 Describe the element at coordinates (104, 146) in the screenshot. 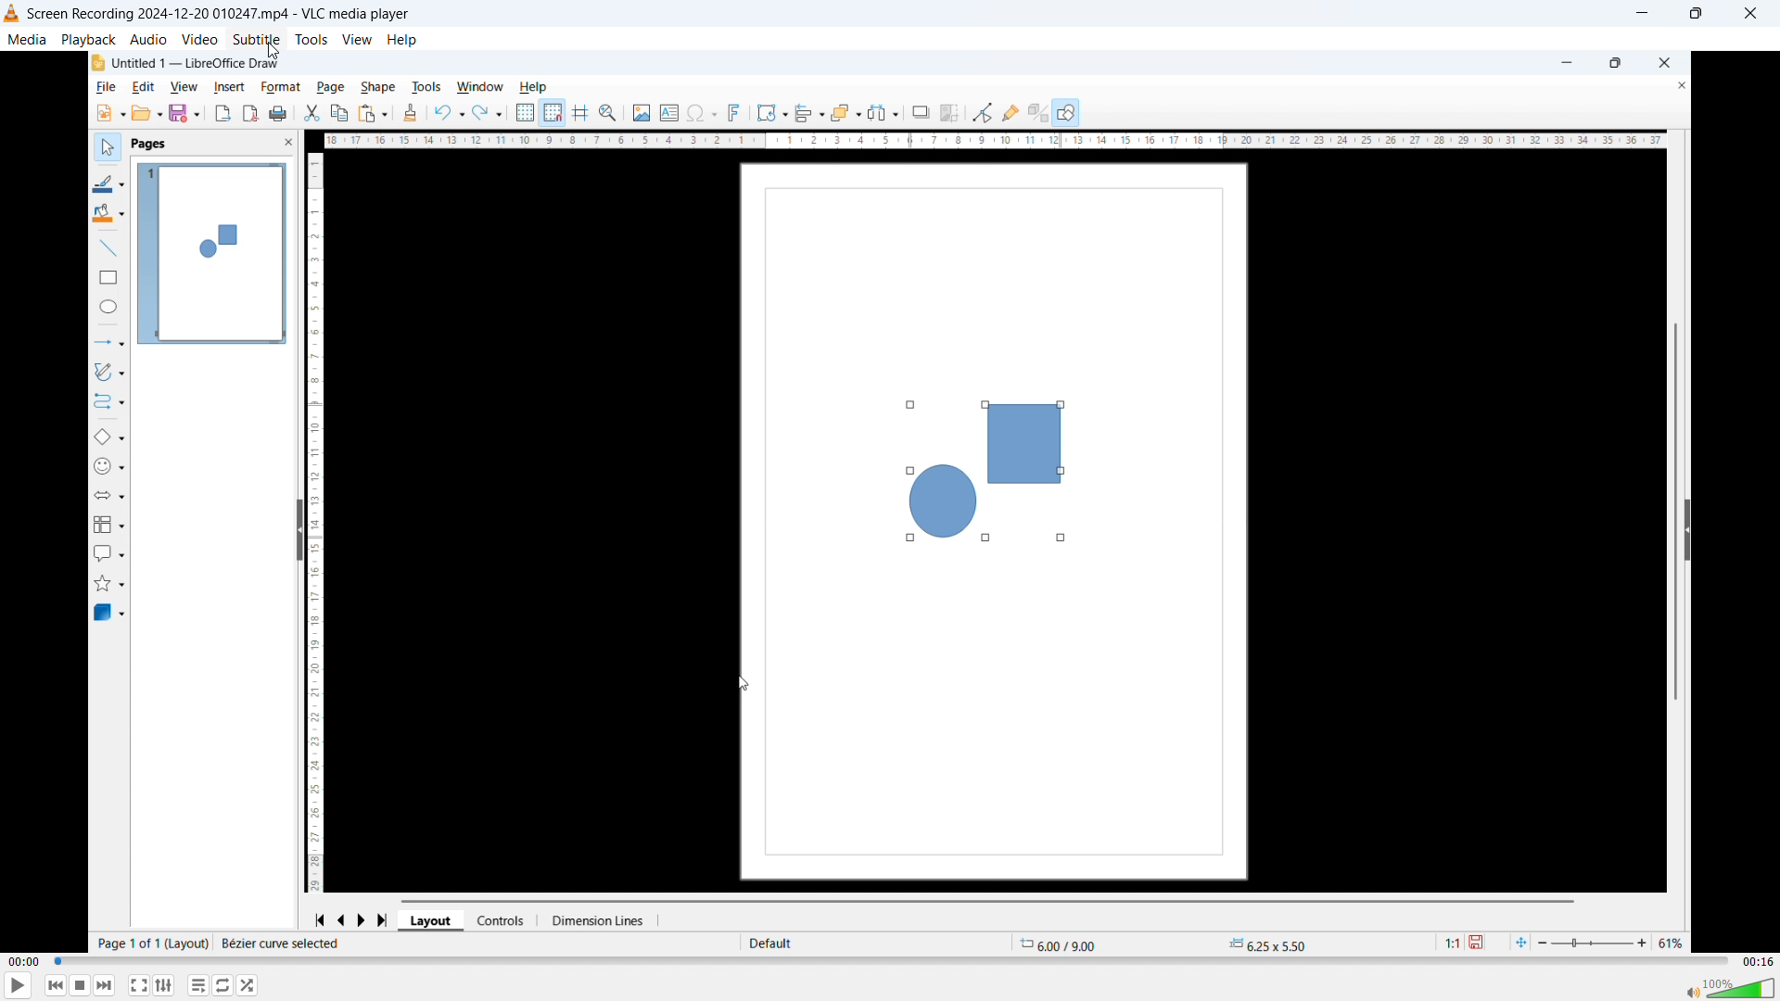

I see `select ` at that location.